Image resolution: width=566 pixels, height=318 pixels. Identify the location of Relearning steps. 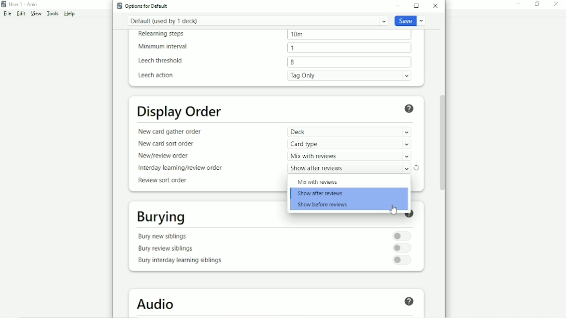
(162, 35).